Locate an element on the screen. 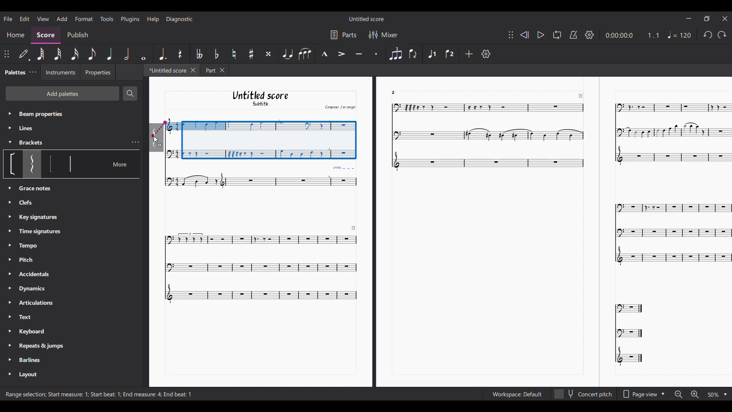 Image resolution: width=732 pixels, height=412 pixels. Tools is located at coordinates (107, 19).